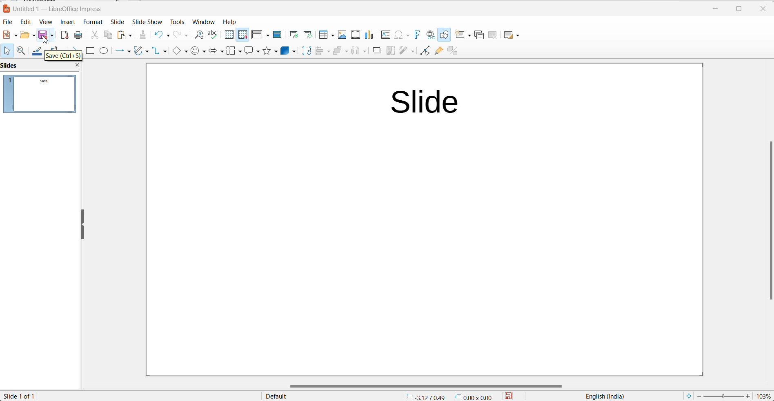 This screenshot has height=401, width=774. Describe the element at coordinates (514, 34) in the screenshot. I see `slide layout` at that location.